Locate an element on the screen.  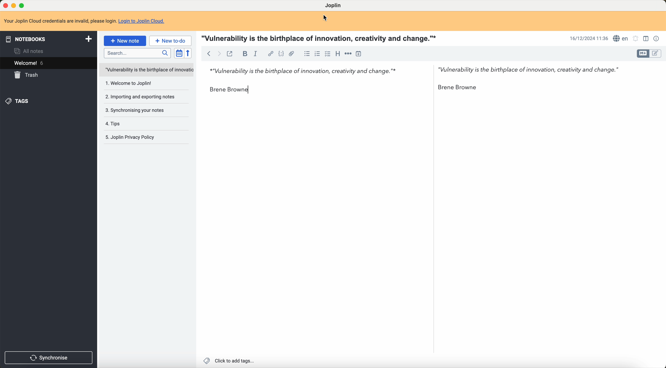
1.welcome to Joplin is located at coordinates (131, 84).